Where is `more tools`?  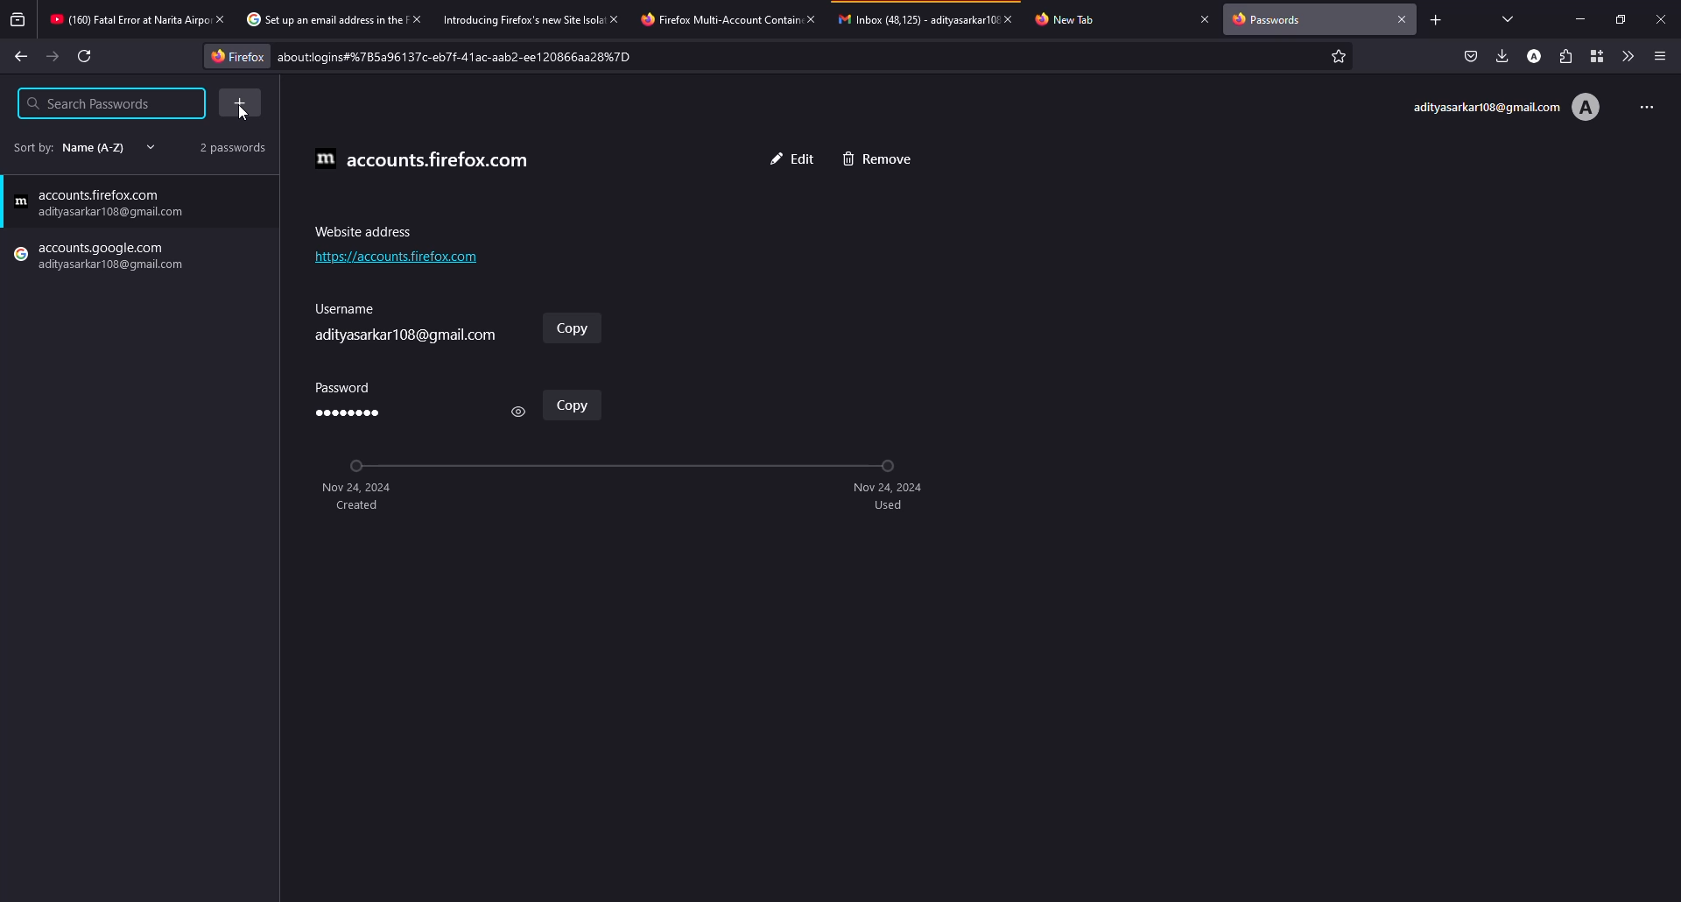 more tools is located at coordinates (1624, 56).